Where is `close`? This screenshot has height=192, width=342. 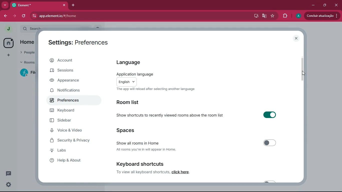
close is located at coordinates (296, 38).